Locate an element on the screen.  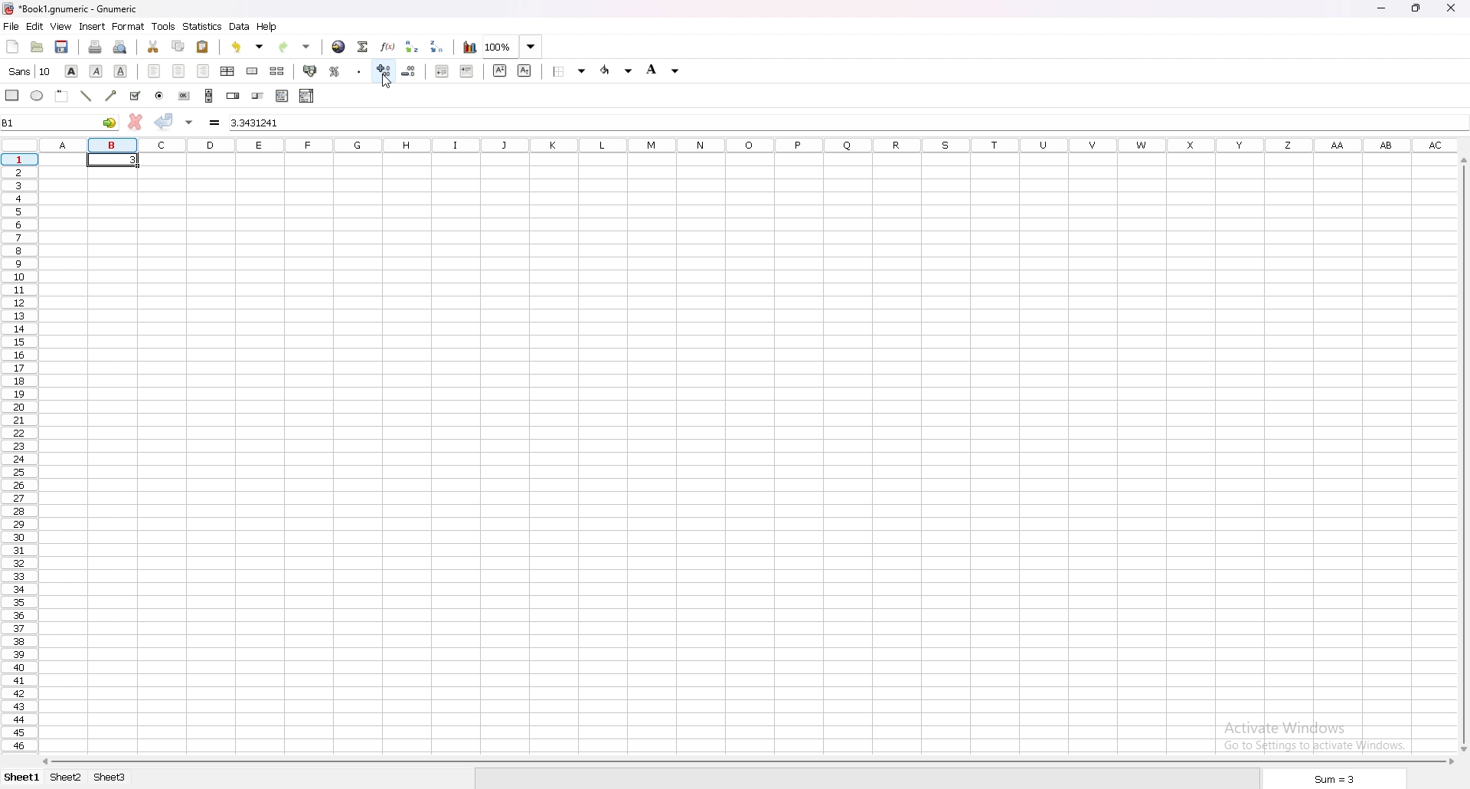
bold is located at coordinates (73, 70).